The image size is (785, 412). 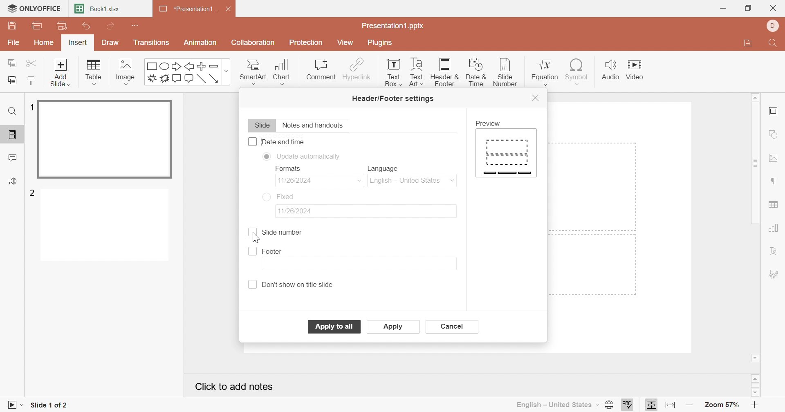 I want to click on View, so click(x=345, y=42).